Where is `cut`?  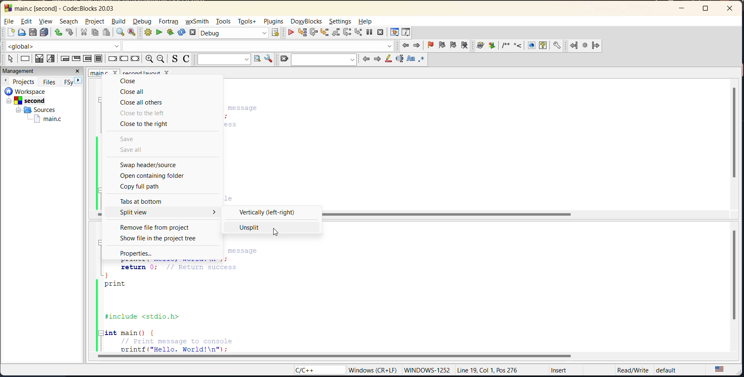
cut is located at coordinates (83, 33).